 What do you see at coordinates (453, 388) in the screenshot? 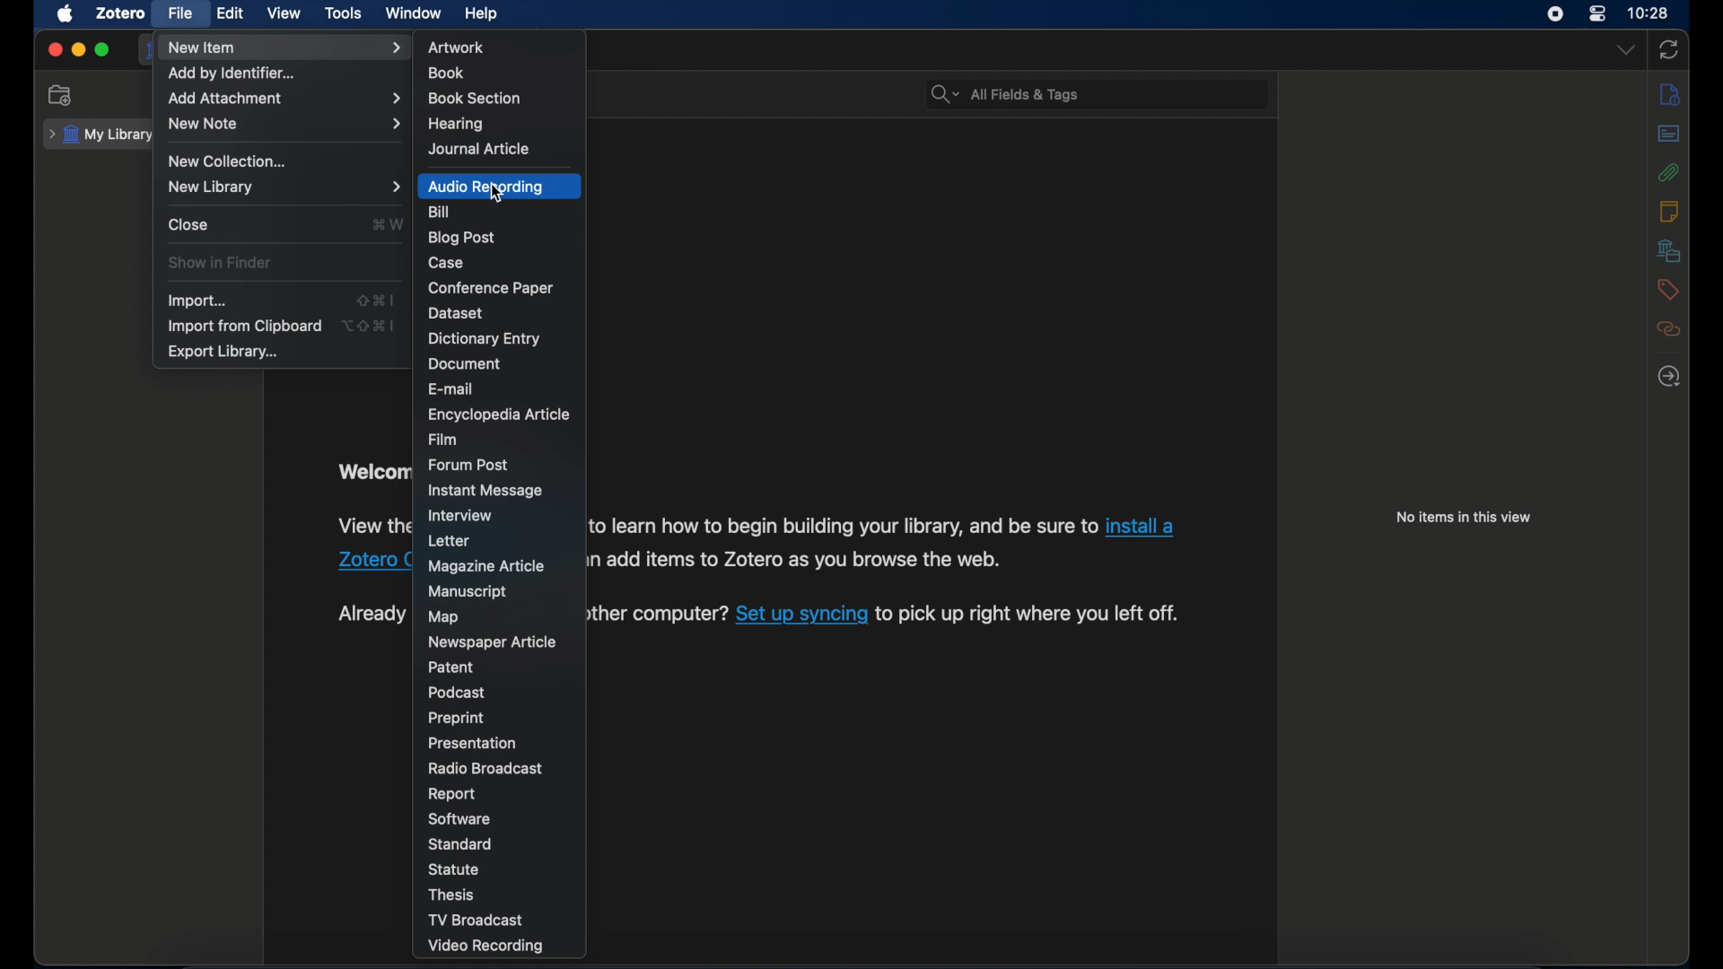
I see `e-mail` at bounding box center [453, 388].